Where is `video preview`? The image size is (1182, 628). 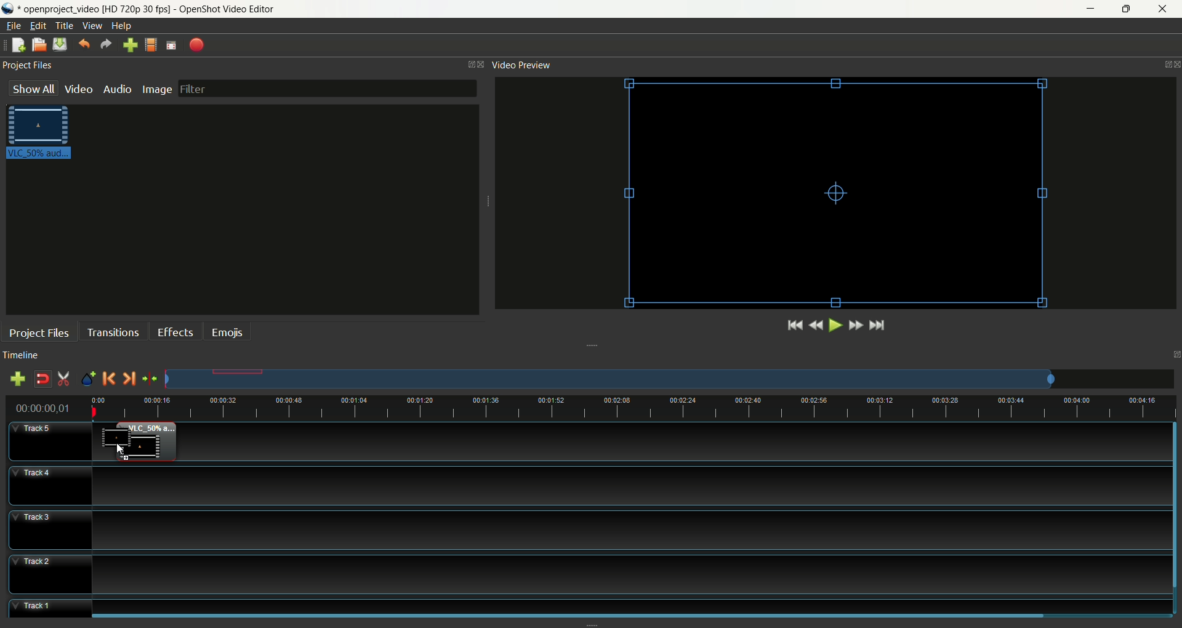
video preview is located at coordinates (520, 65).